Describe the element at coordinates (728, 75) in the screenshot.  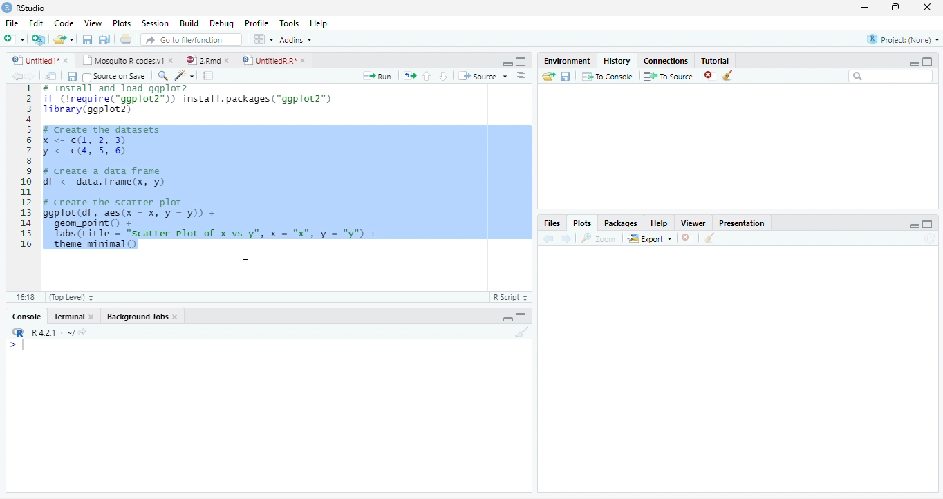
I see `Clear all history entries` at that location.